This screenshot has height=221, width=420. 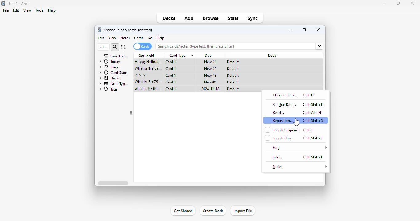 I want to click on reposition, so click(x=283, y=120).